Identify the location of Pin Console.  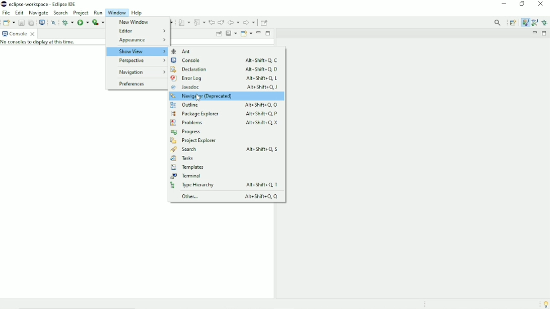
(218, 34).